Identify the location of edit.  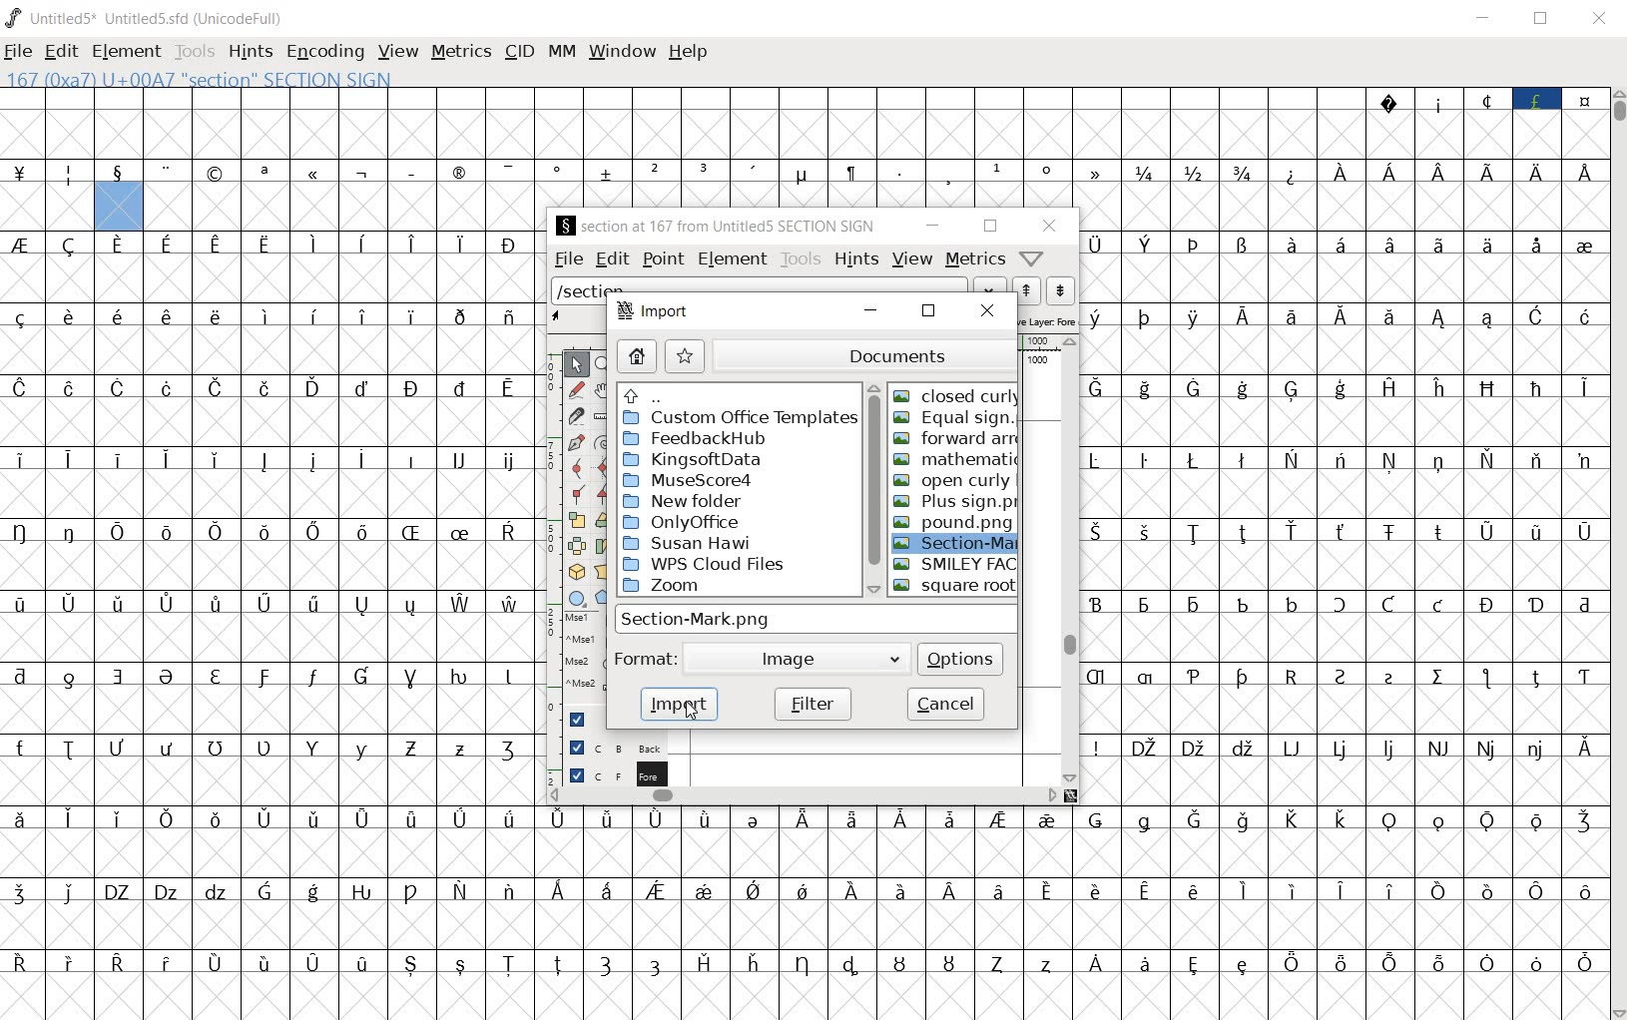
(611, 259).